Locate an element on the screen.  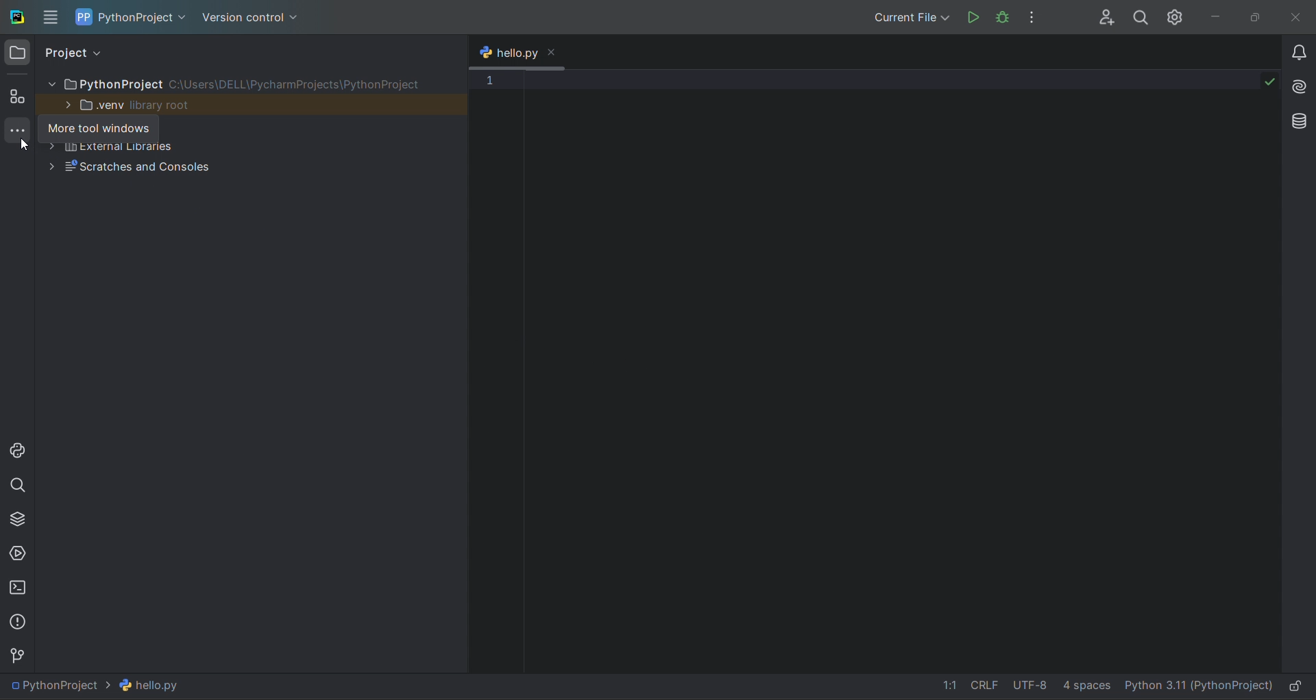
problems is located at coordinates (18, 621).